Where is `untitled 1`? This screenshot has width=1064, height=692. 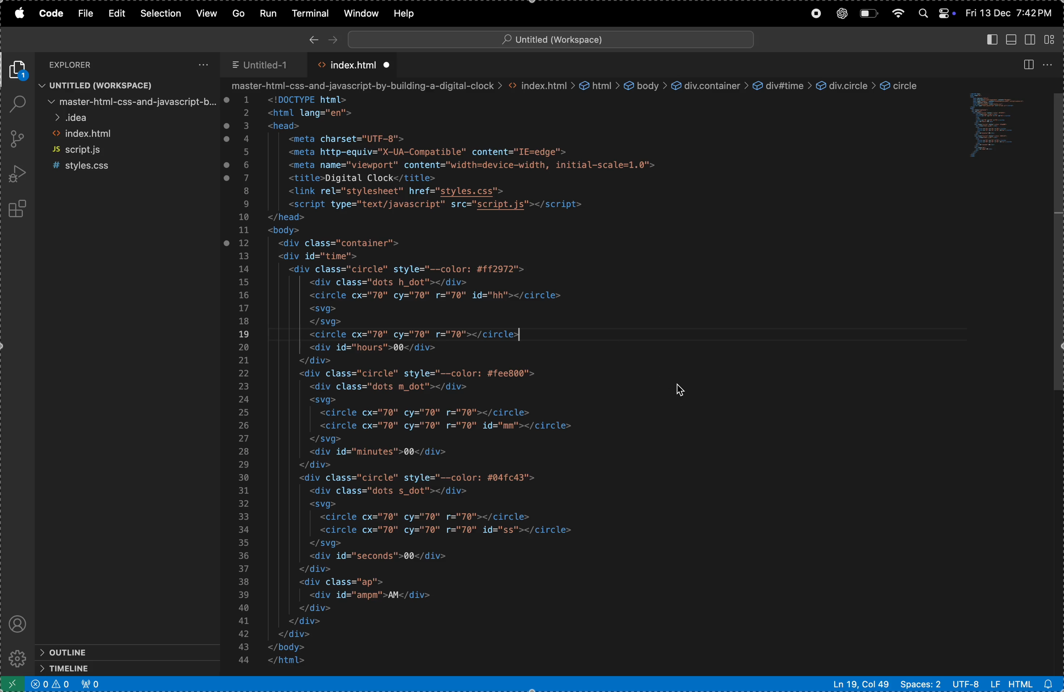
untitled 1 is located at coordinates (265, 63).